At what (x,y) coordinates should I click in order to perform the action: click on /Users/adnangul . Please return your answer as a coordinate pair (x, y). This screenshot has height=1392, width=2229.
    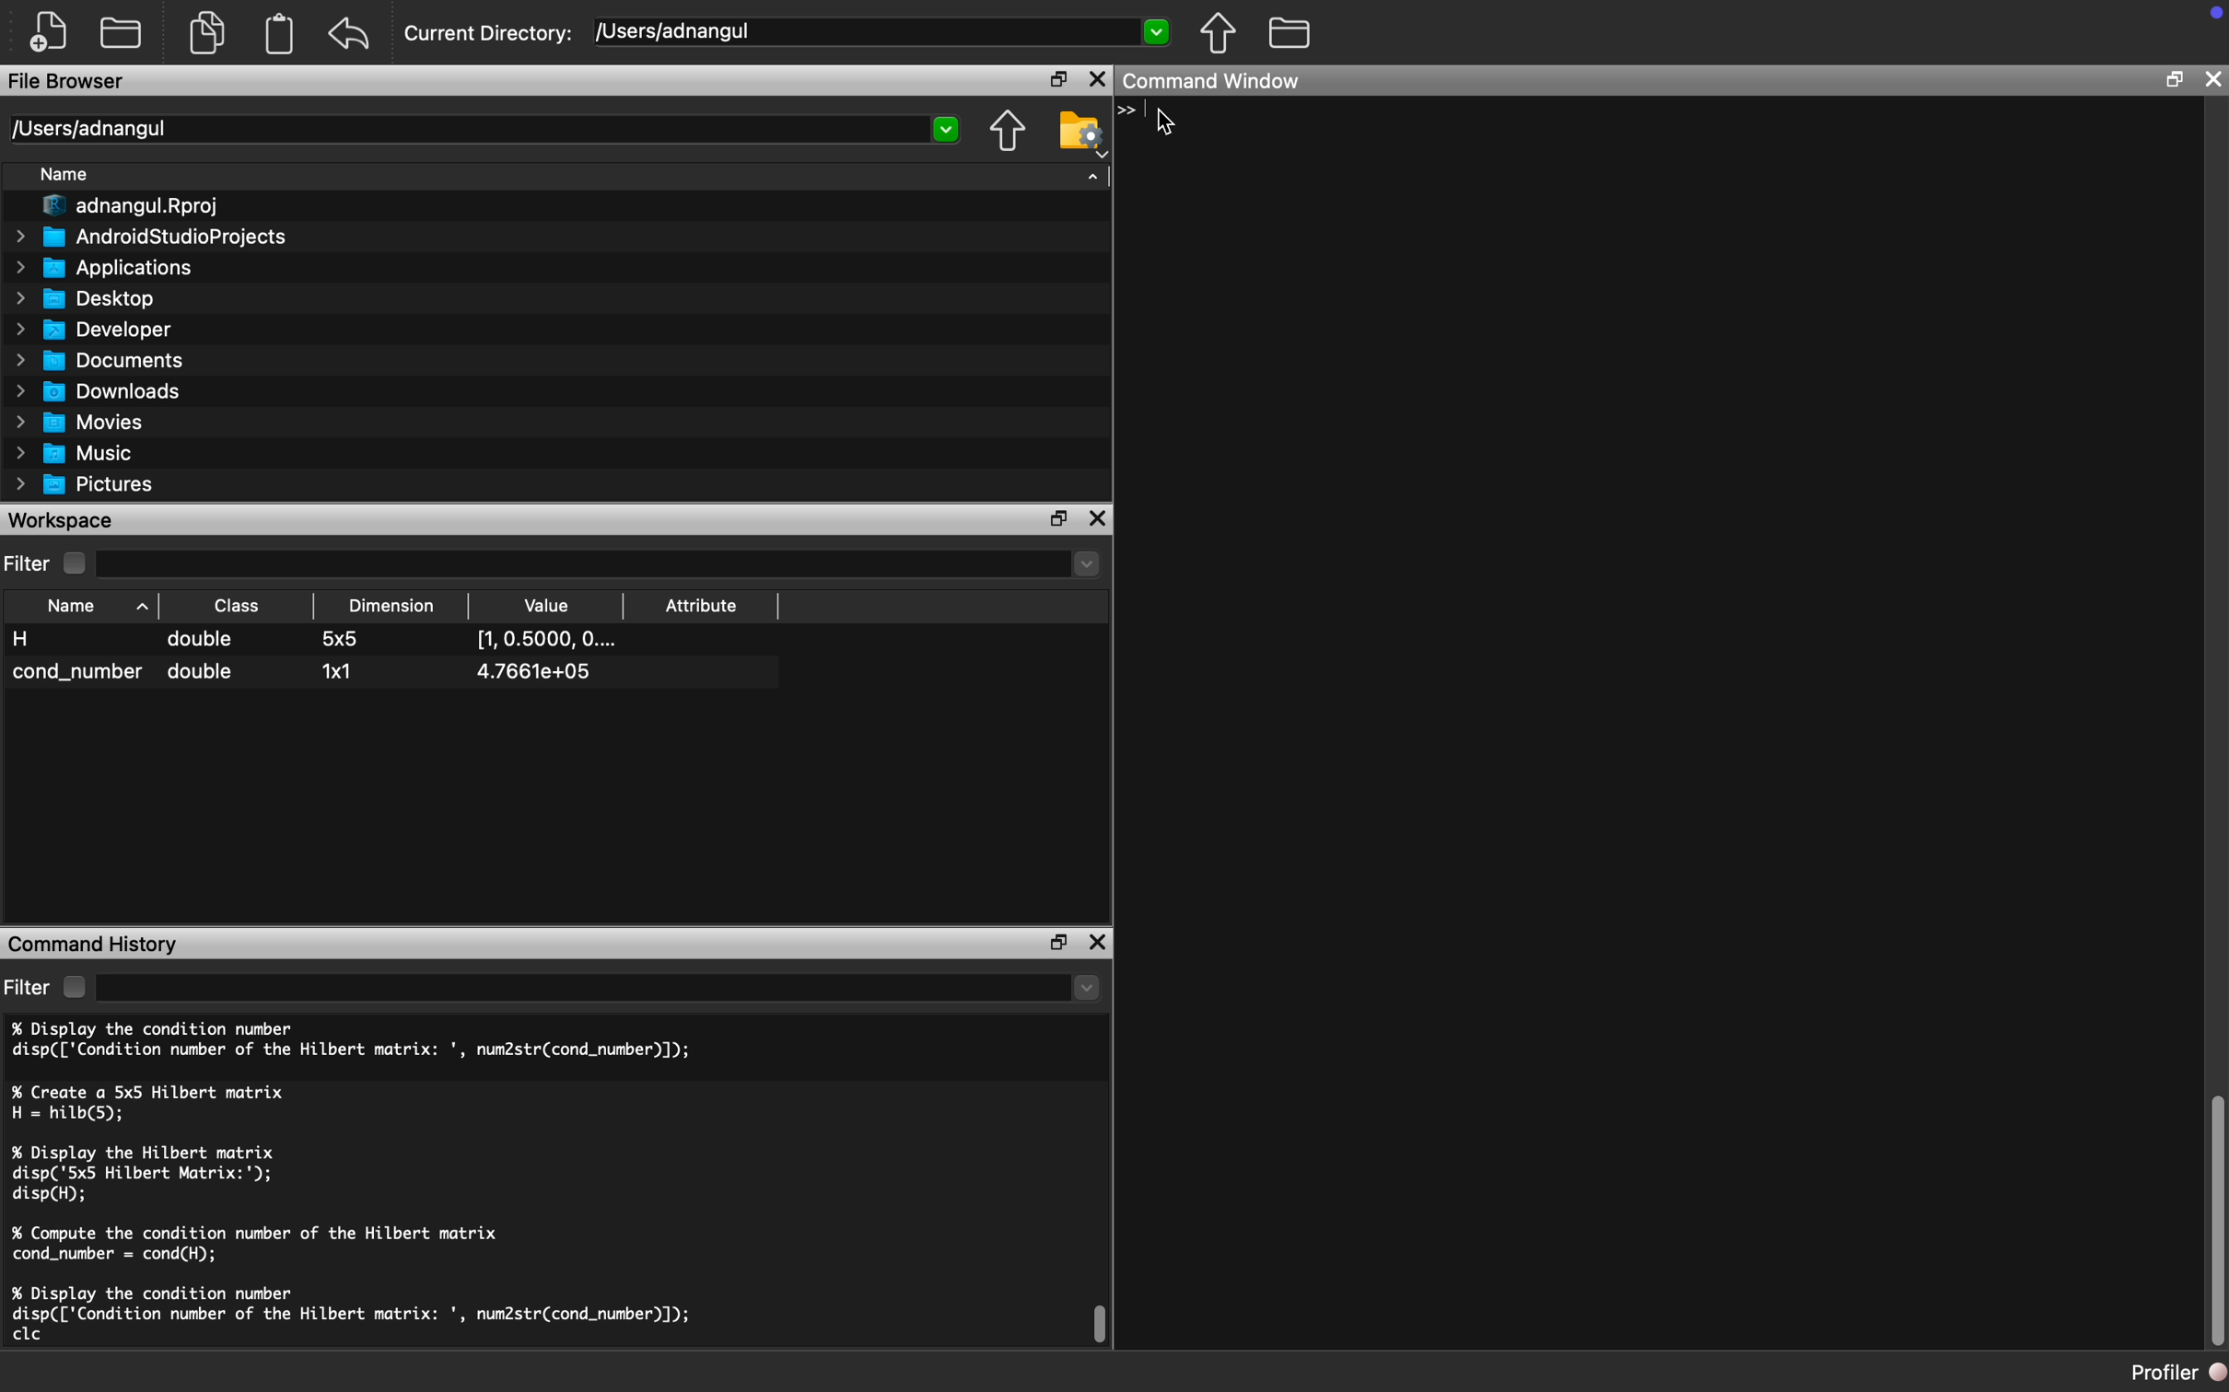
    Looking at the image, I should click on (485, 129).